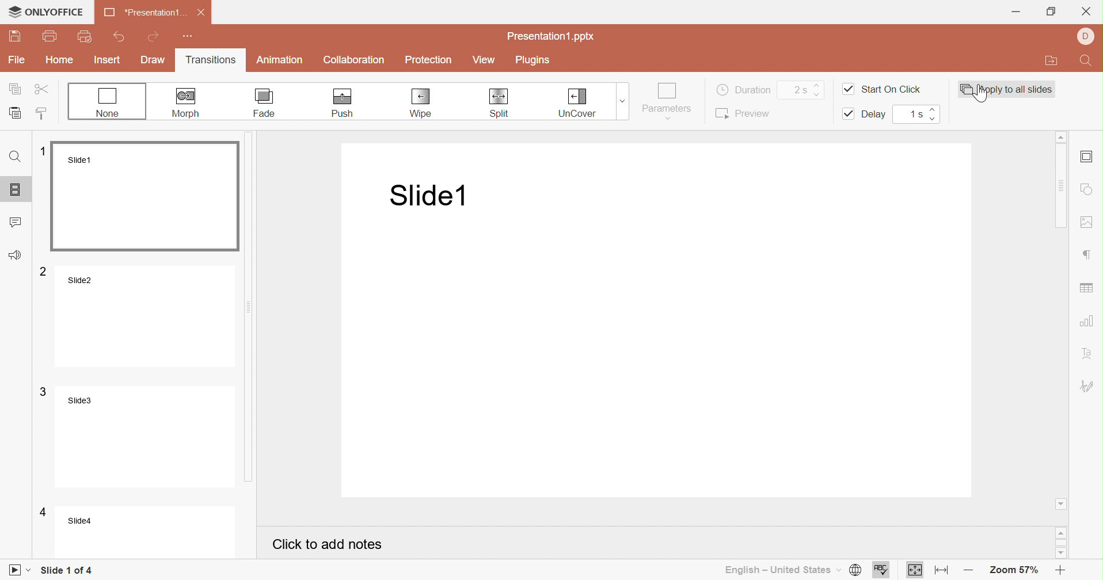 The width and height of the screenshot is (1103, 580). Describe the element at coordinates (742, 113) in the screenshot. I see `Preview` at that location.